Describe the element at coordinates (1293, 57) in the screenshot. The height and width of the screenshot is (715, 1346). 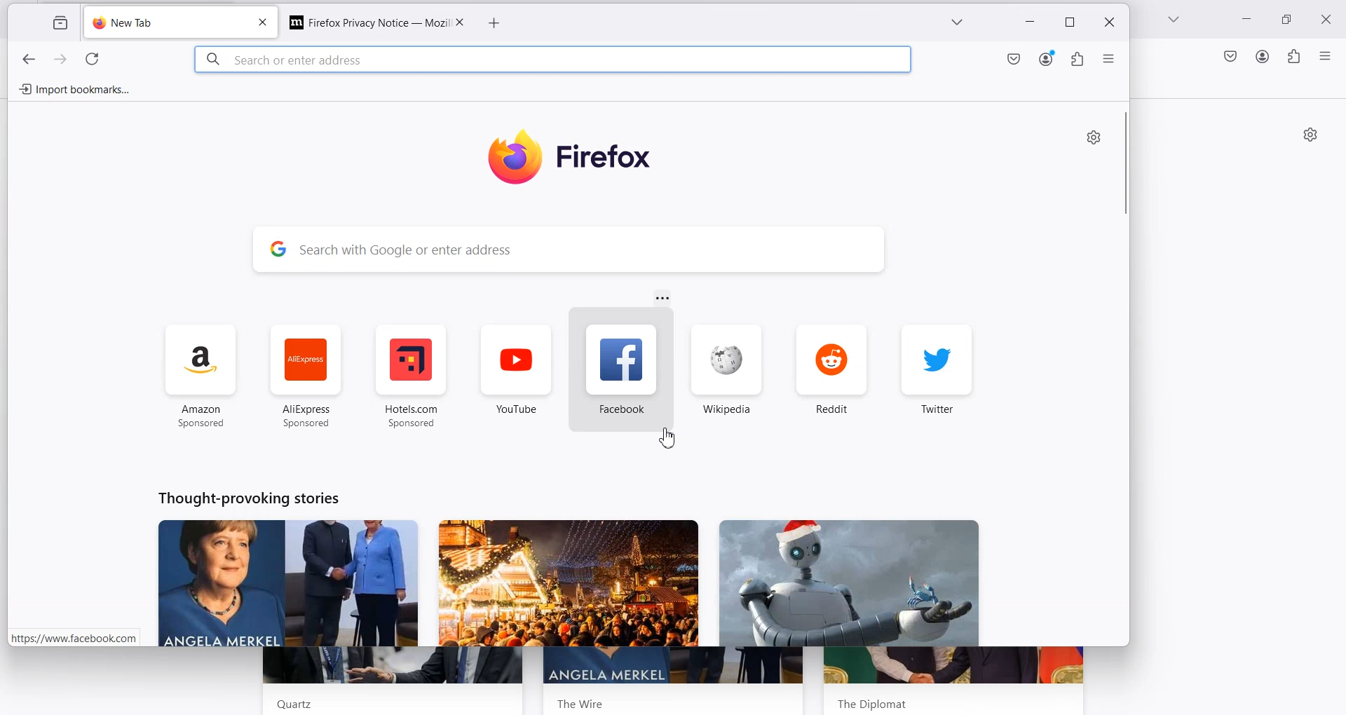
I see `Extensions` at that location.